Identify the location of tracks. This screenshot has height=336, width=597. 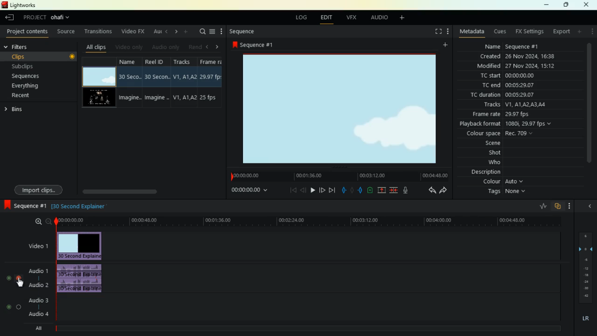
(184, 84).